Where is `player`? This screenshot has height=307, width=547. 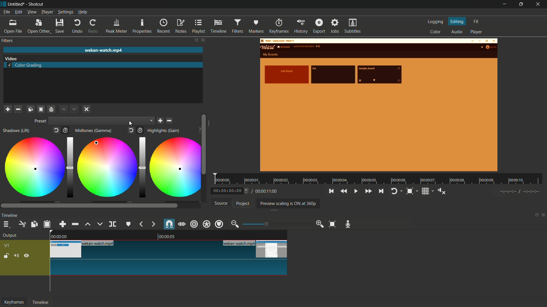
player is located at coordinates (477, 32).